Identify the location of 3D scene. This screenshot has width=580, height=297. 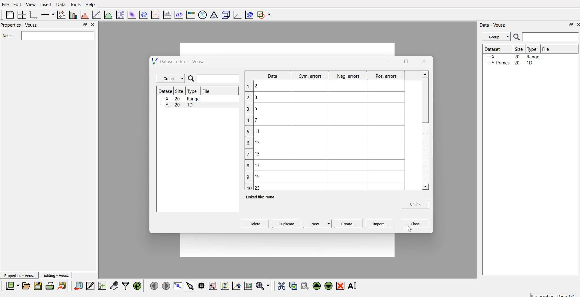
(226, 15).